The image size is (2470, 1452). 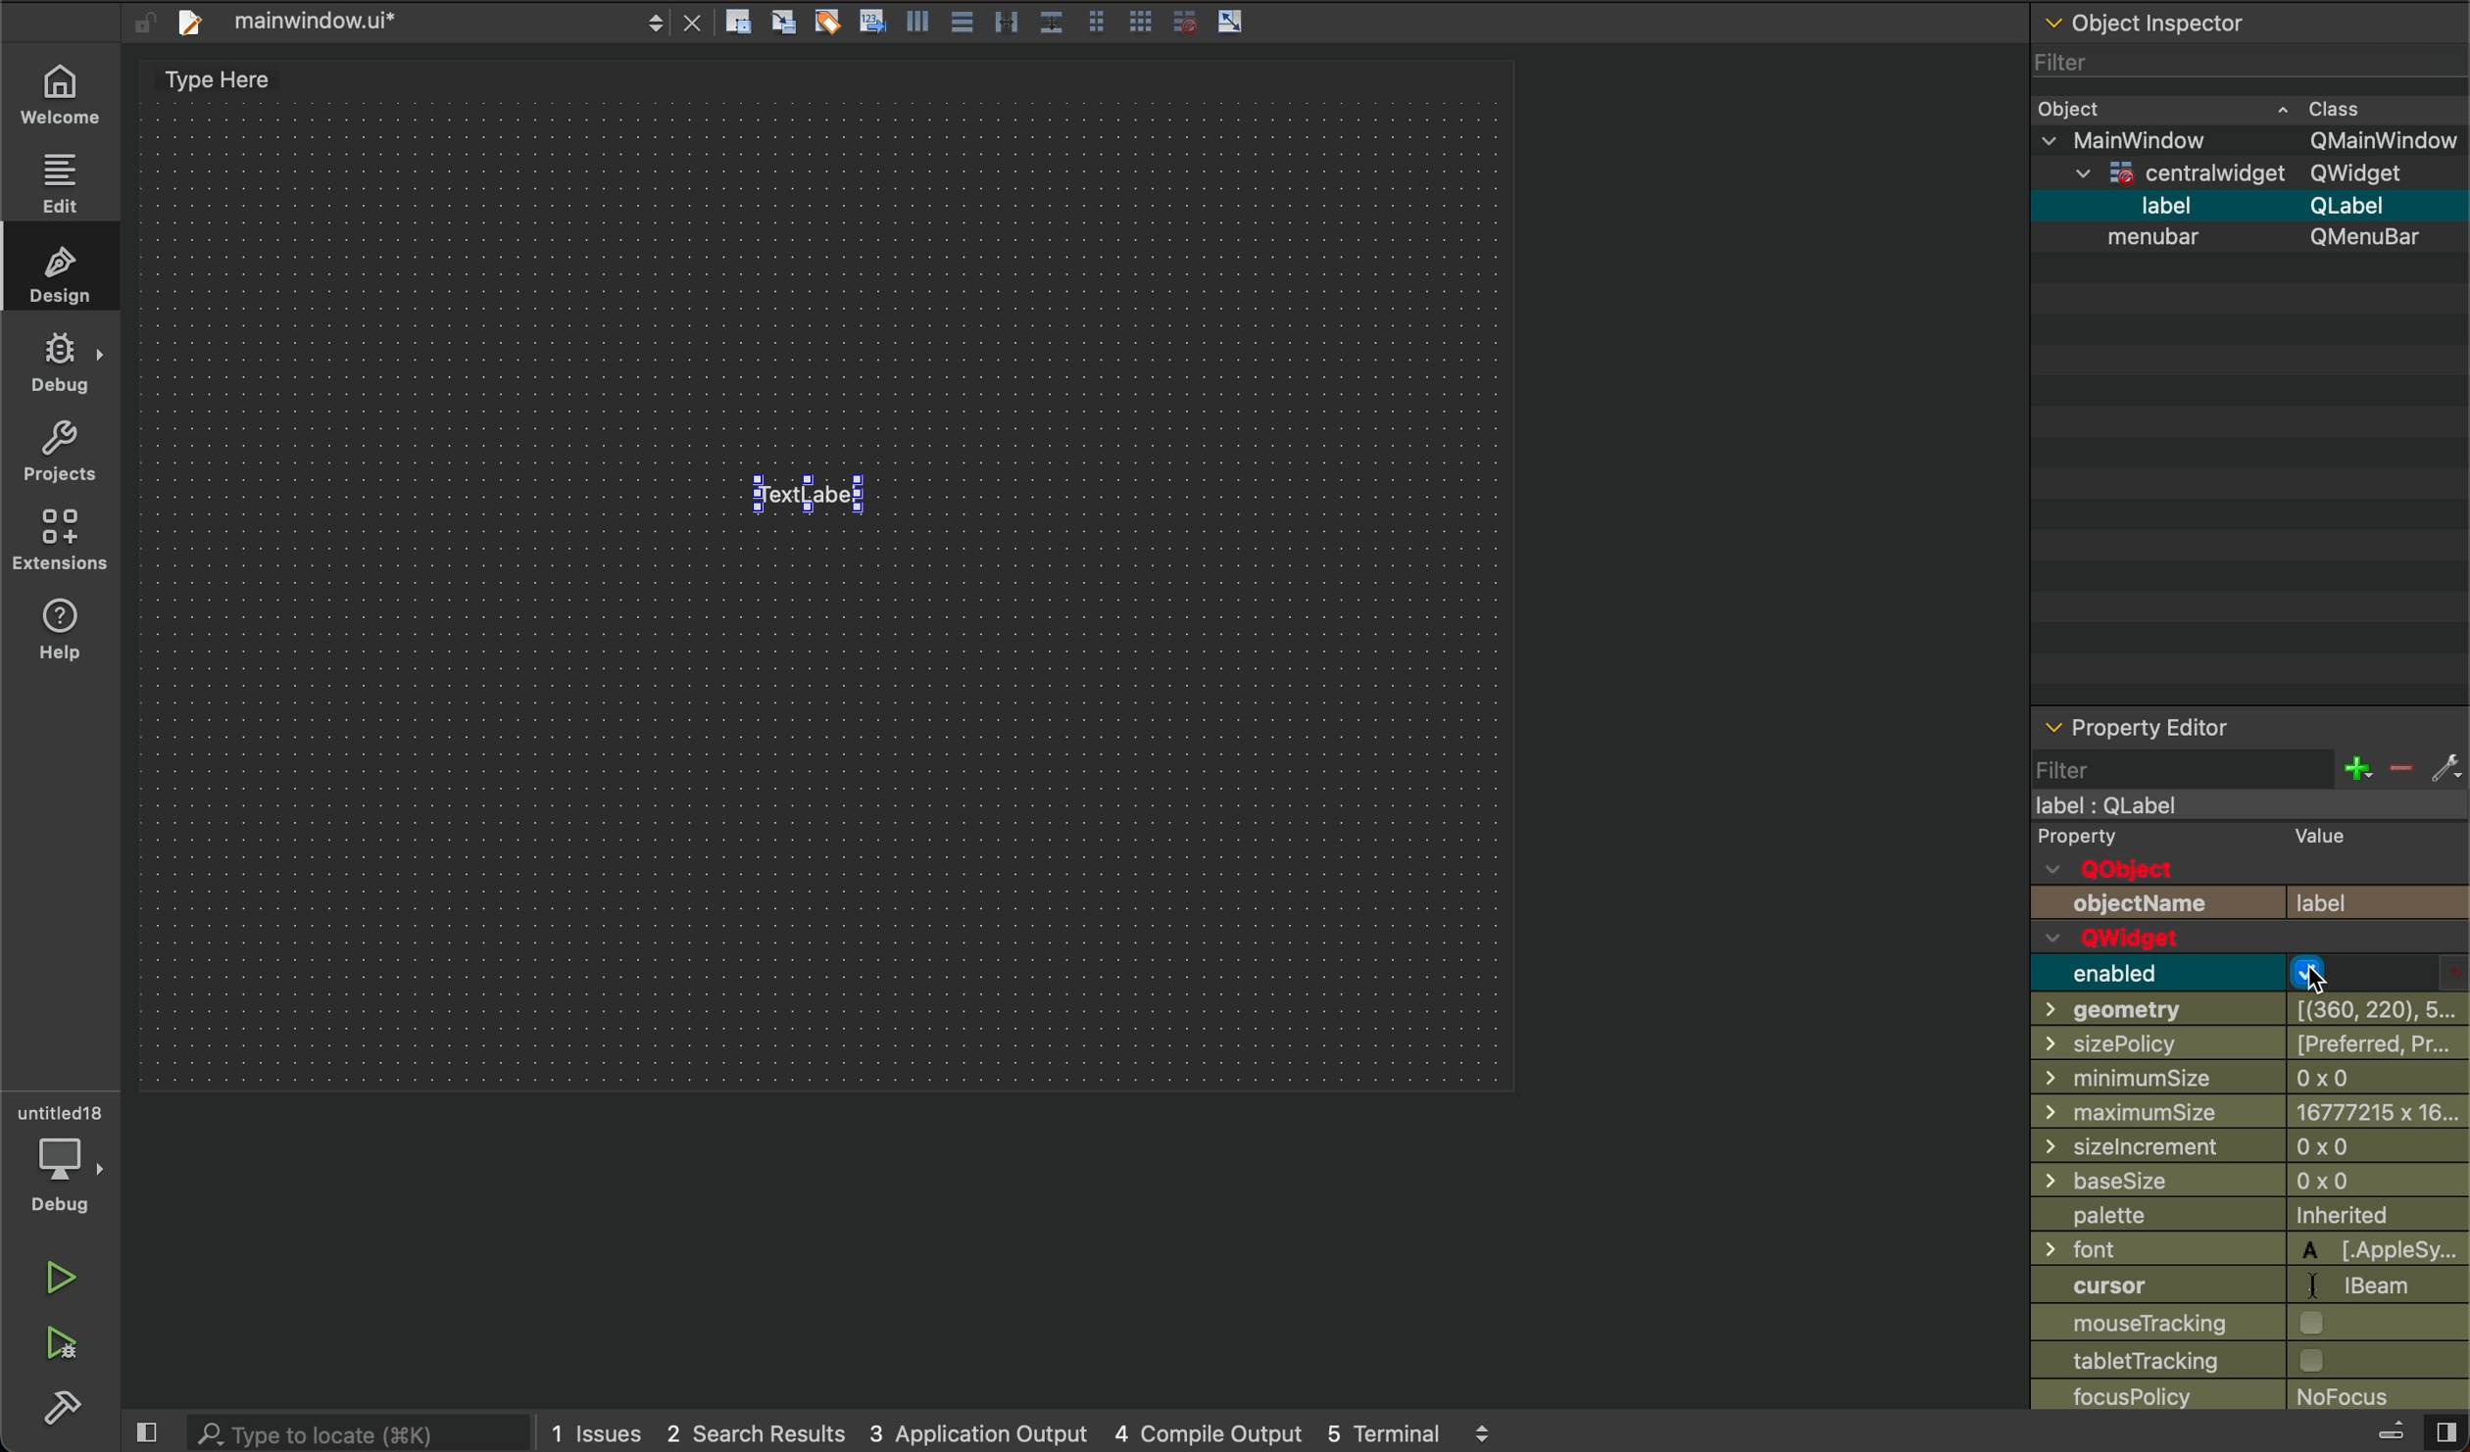 I want to click on centrawidget, so click(x=2175, y=170).